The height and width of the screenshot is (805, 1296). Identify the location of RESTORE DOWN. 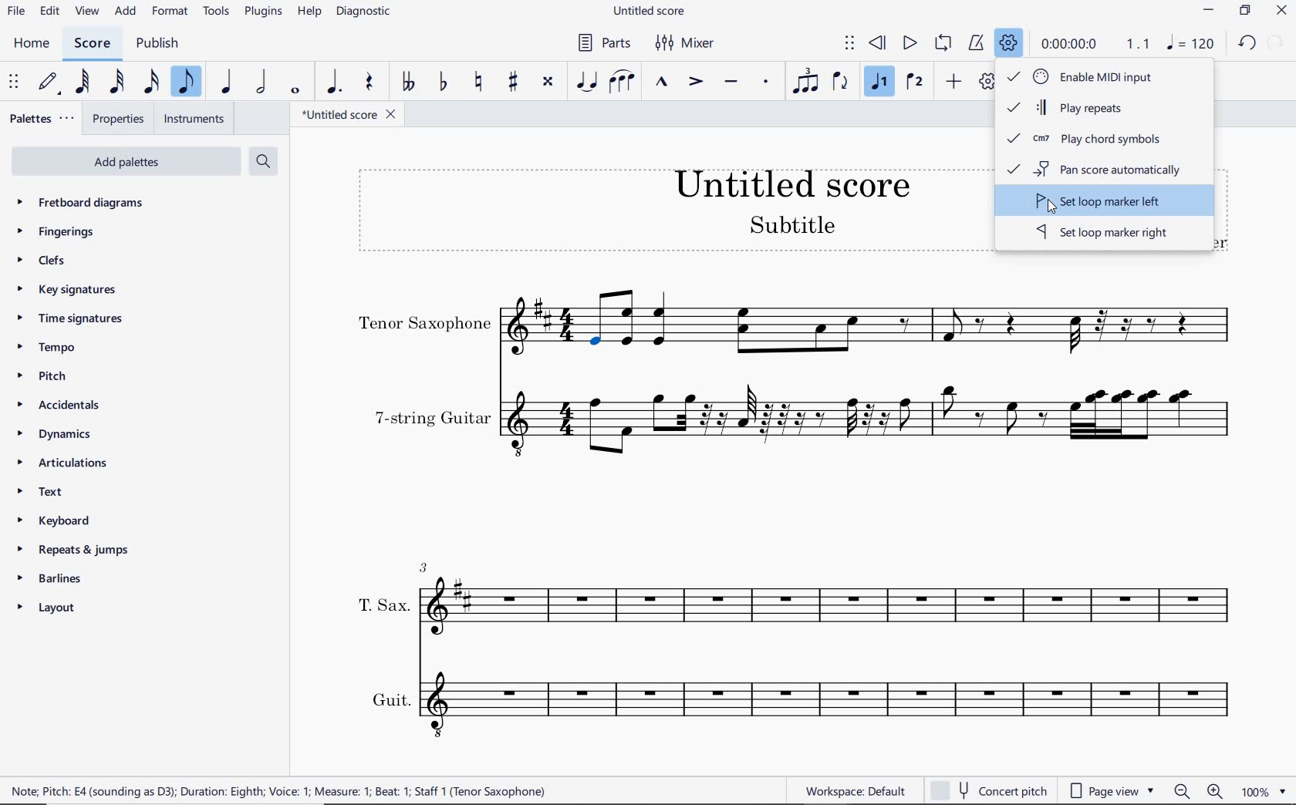
(1247, 12).